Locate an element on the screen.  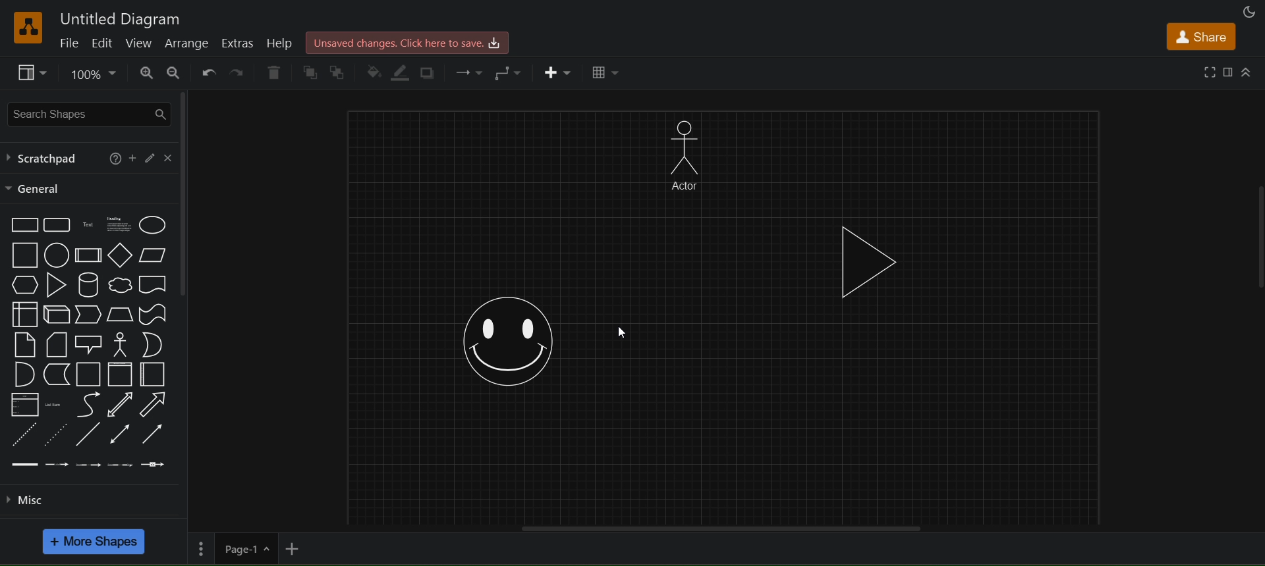
cylinder is located at coordinates (88, 284).